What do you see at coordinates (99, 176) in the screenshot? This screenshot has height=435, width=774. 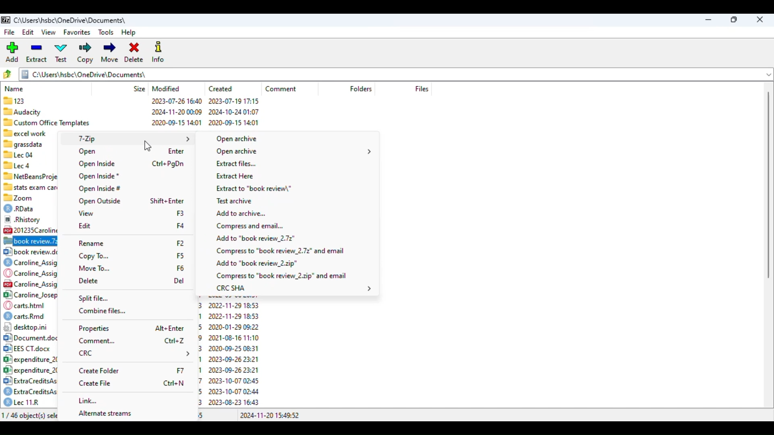 I see `open inside*` at bounding box center [99, 176].